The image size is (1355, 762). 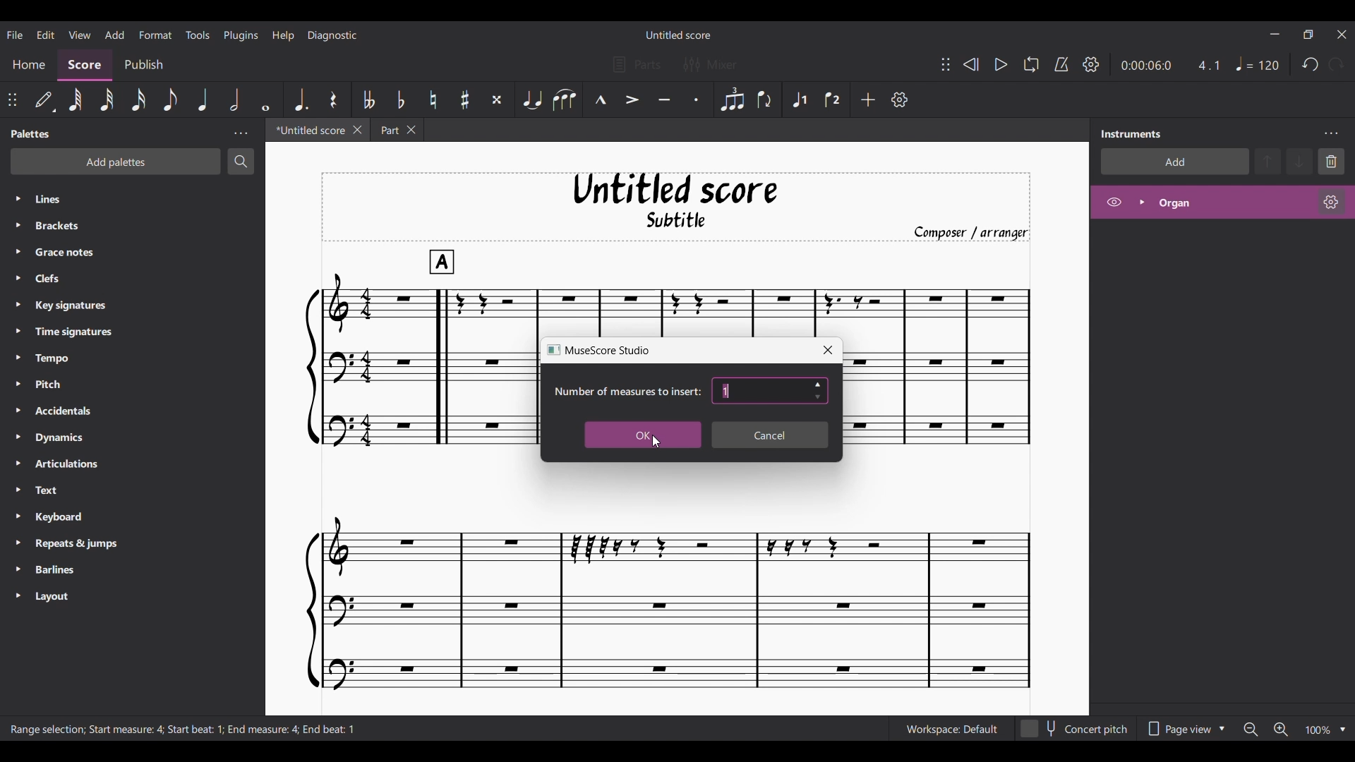 I want to click on Quarter note, so click(x=203, y=99).